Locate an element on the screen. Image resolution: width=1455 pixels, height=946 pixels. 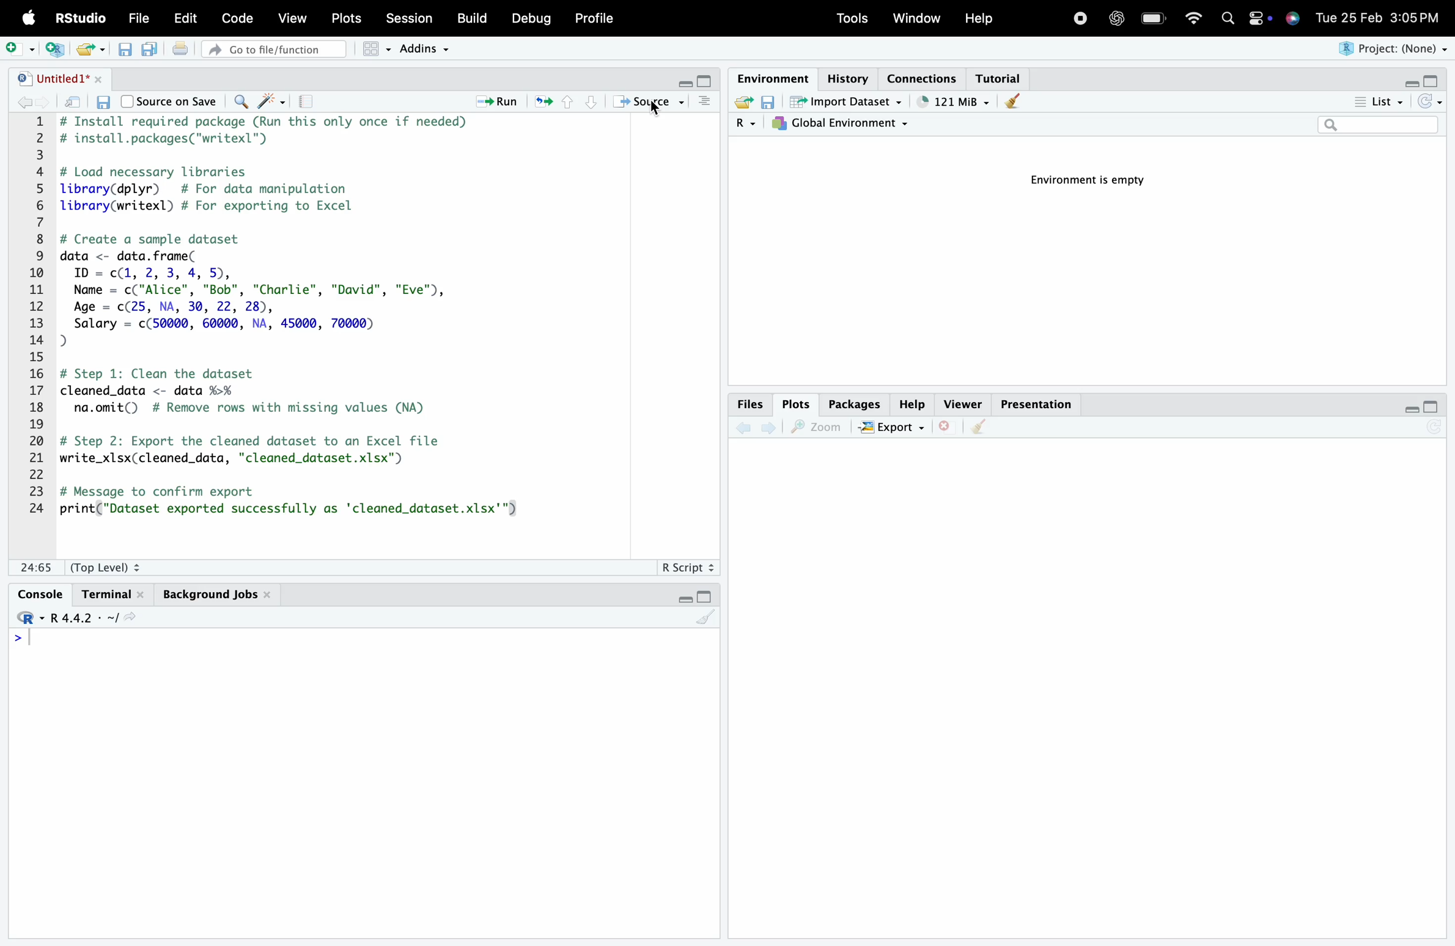
RStudio is located at coordinates (80, 16).